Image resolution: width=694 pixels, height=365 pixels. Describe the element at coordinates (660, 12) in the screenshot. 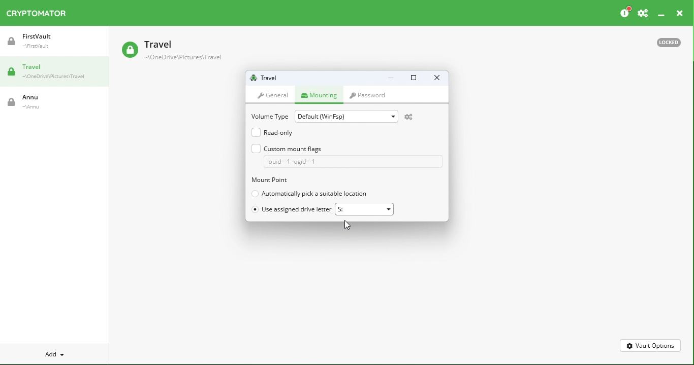

I see `Minimize` at that location.